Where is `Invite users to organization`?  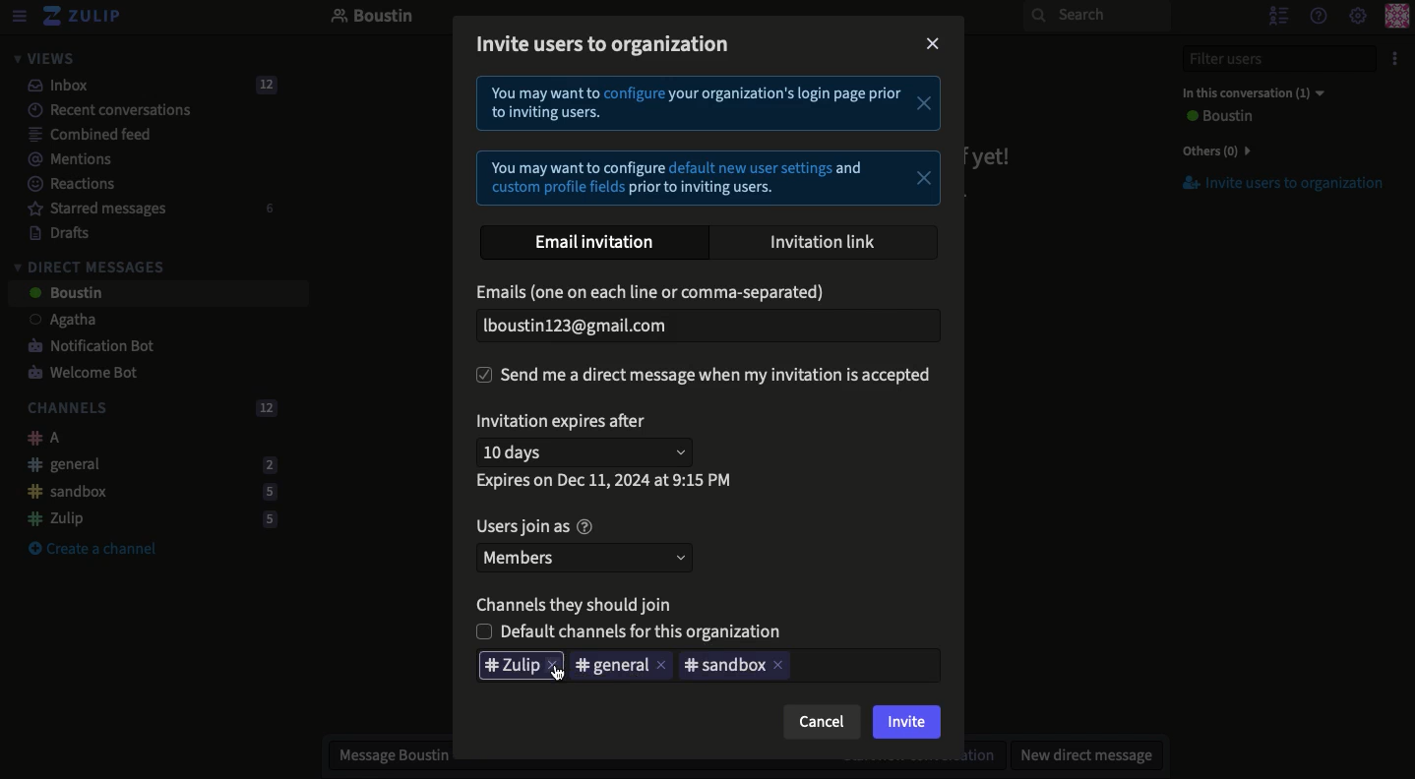
Invite users to organization is located at coordinates (608, 43).